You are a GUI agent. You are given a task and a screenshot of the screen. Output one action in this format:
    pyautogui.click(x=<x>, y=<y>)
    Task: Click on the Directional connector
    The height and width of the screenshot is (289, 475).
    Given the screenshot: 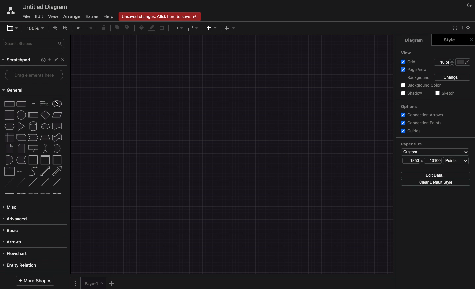 What is the action you would take?
    pyautogui.click(x=58, y=182)
    